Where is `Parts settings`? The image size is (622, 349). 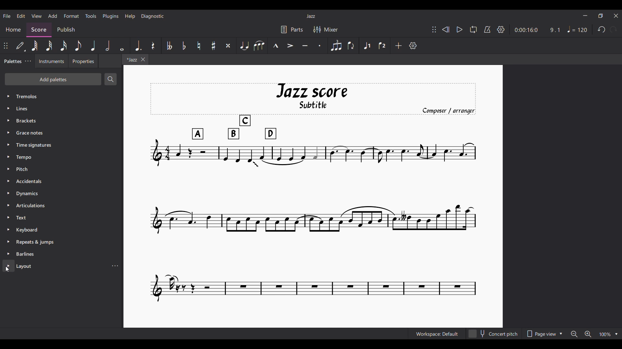 Parts settings is located at coordinates (292, 30).